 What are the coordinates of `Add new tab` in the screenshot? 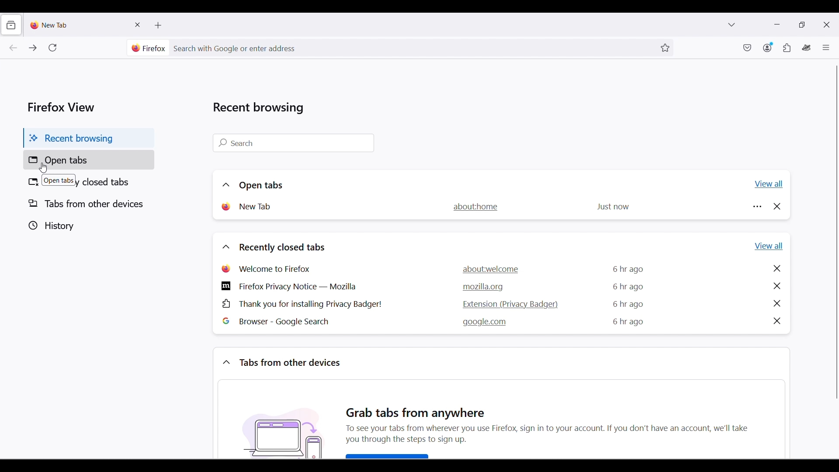 It's located at (159, 25).